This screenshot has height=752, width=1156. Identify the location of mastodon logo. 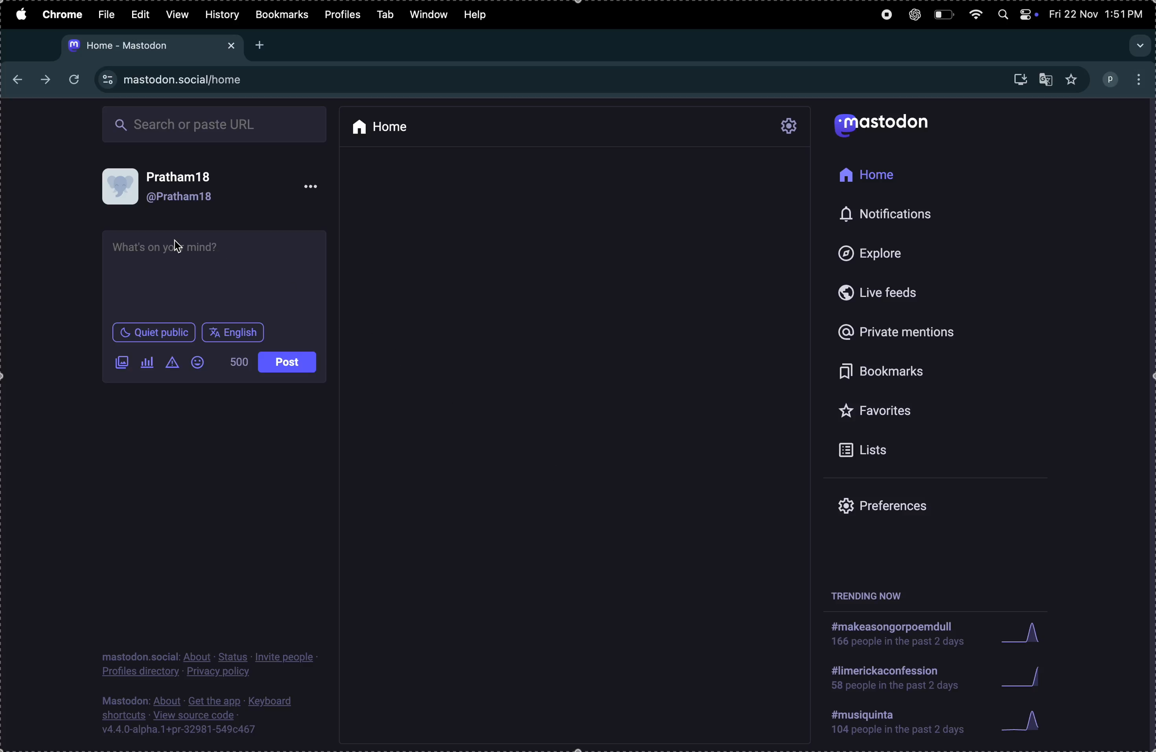
(898, 121).